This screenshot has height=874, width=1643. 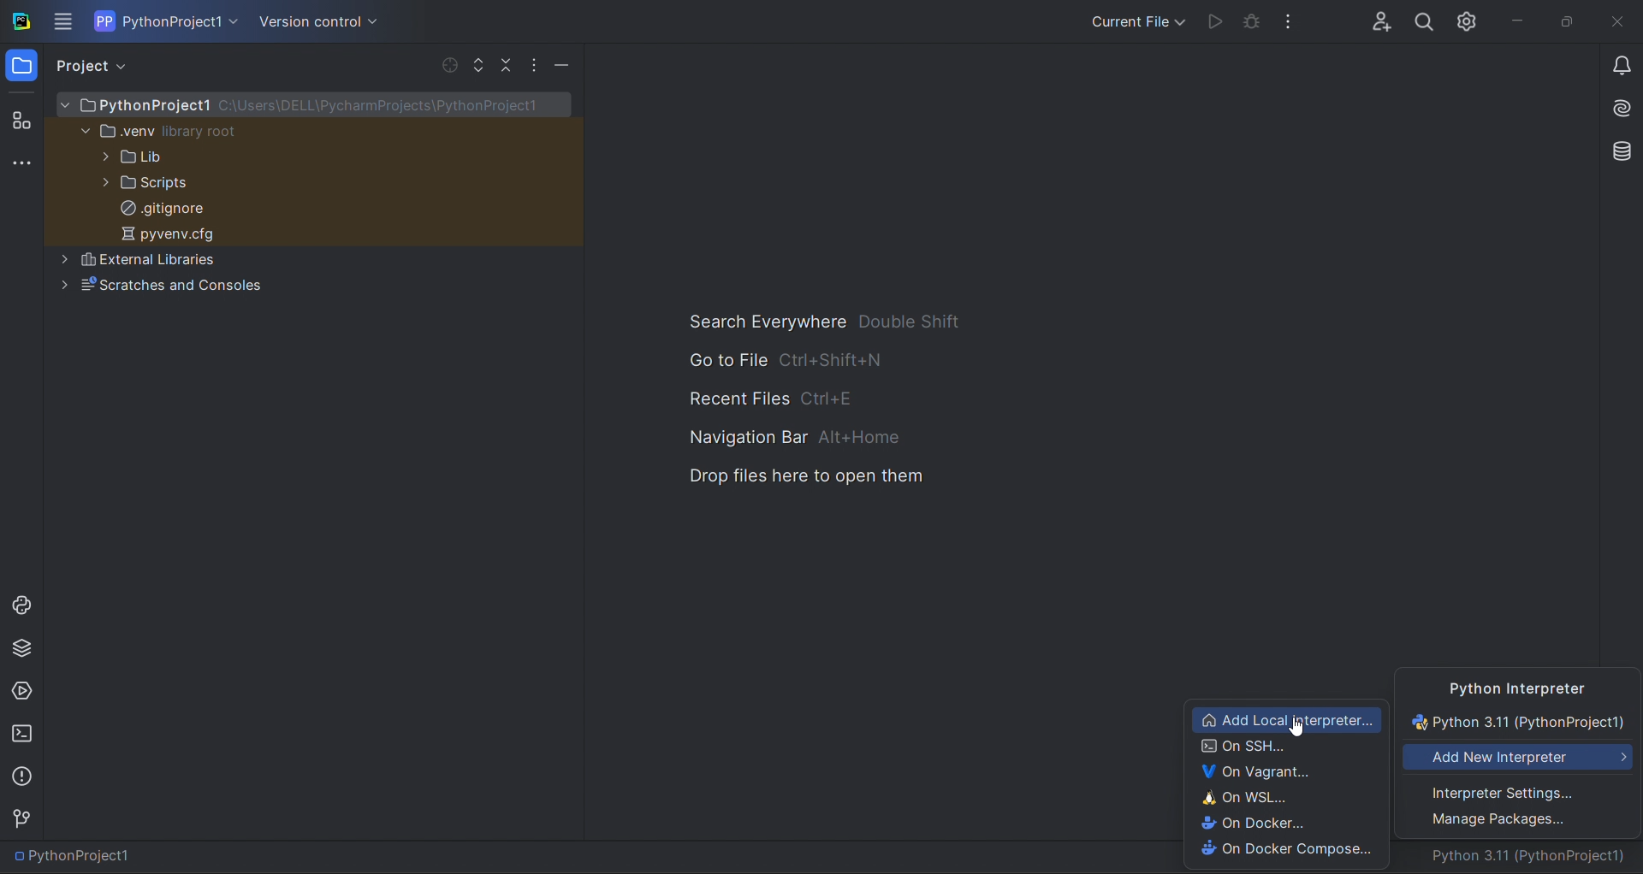 I want to click on debug, so click(x=1252, y=24).